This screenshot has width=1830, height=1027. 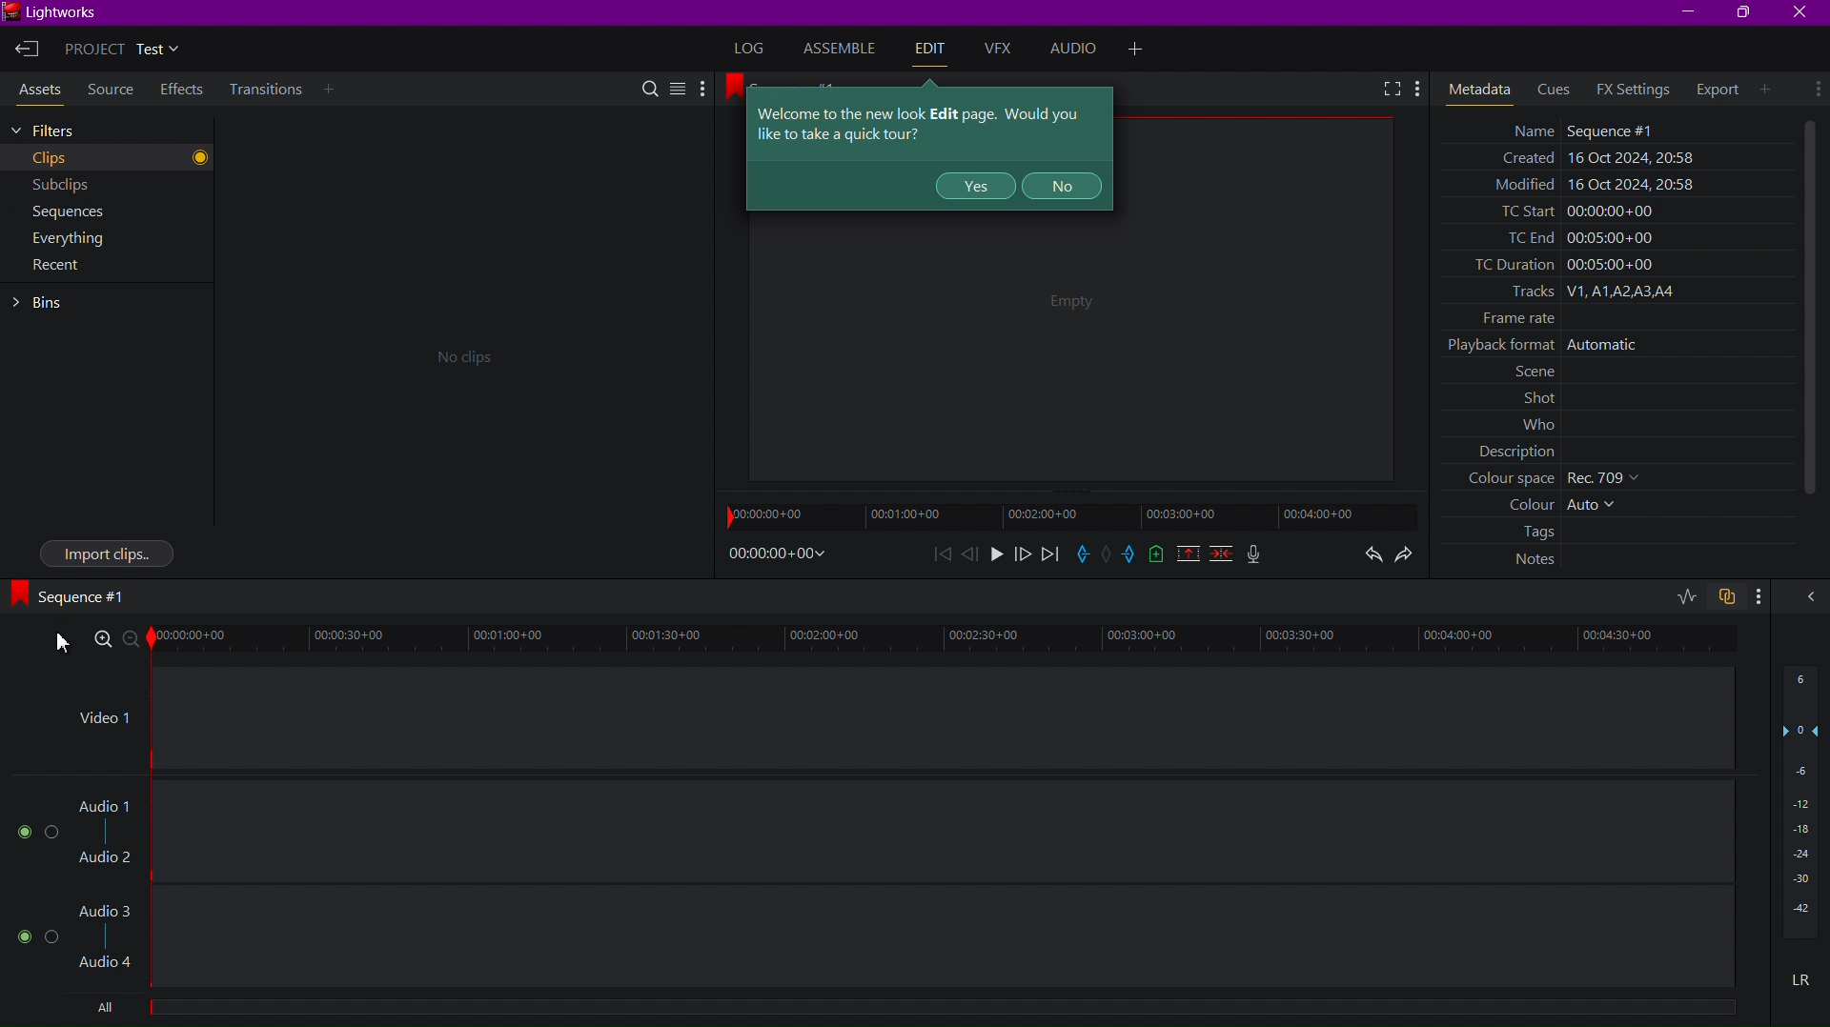 What do you see at coordinates (933, 48) in the screenshot?
I see `Edit` at bounding box center [933, 48].